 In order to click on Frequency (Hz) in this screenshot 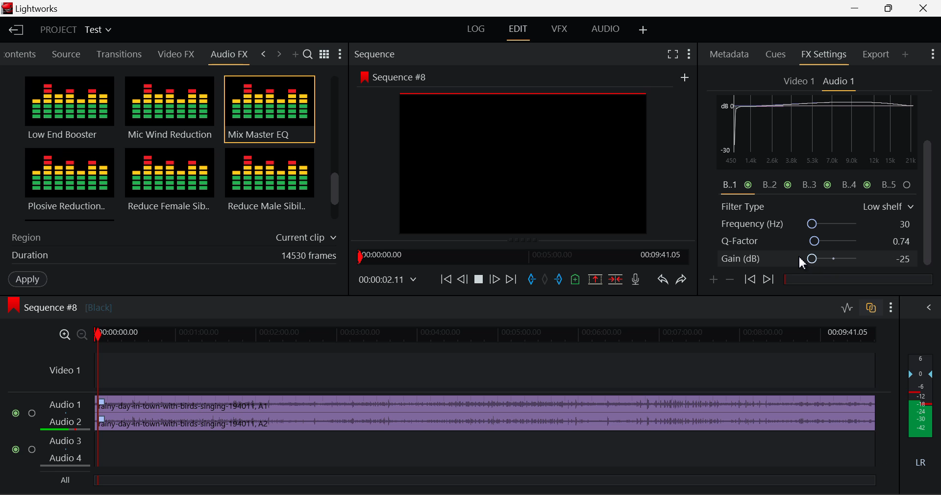, I will do `click(817, 224)`.